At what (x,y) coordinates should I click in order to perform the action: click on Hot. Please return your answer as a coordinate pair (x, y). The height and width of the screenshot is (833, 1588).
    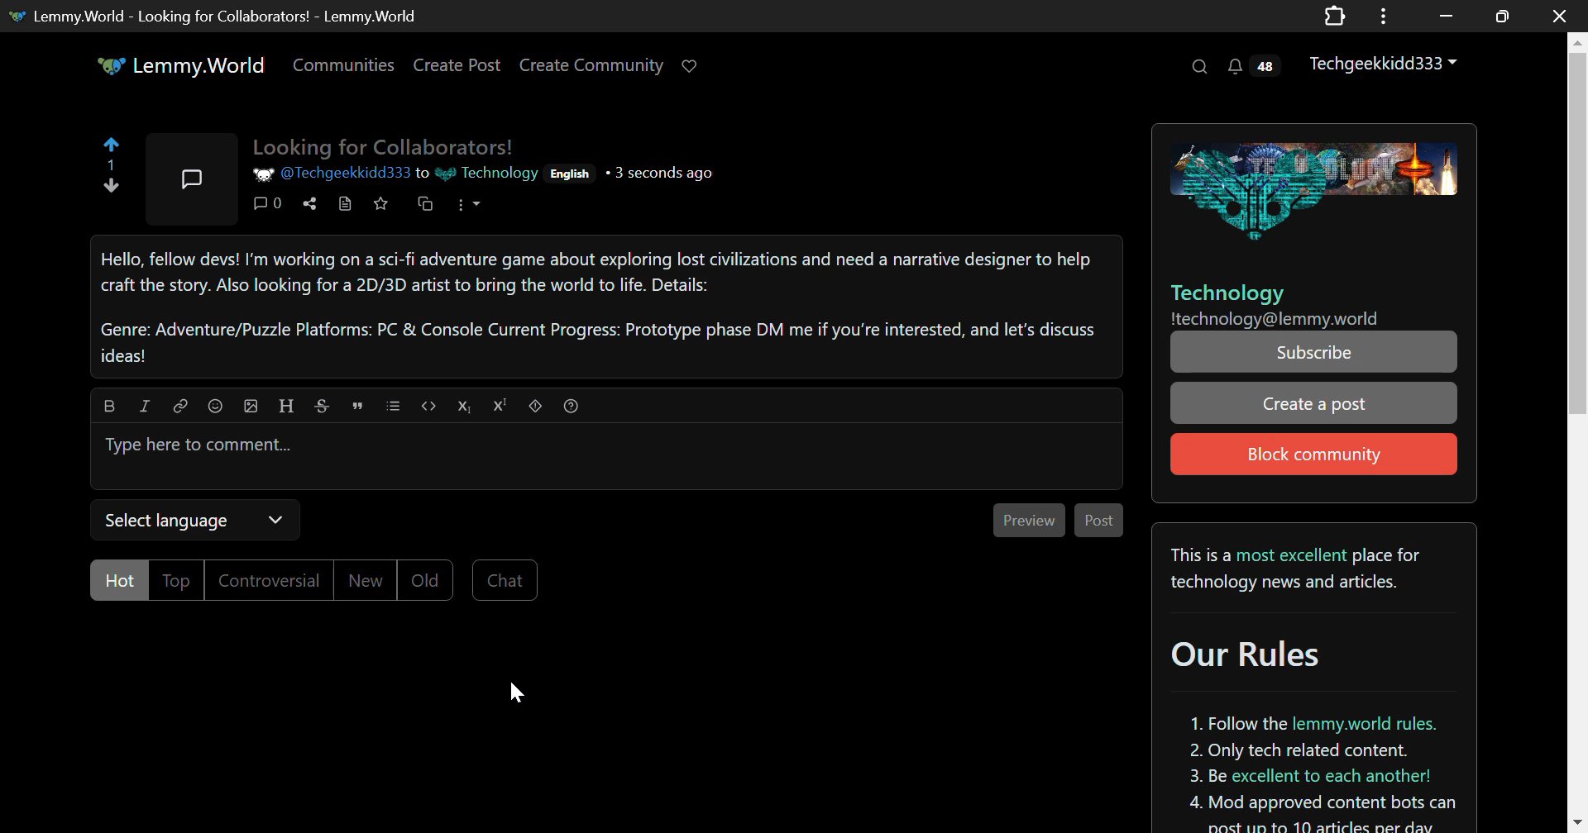
    Looking at the image, I should click on (117, 581).